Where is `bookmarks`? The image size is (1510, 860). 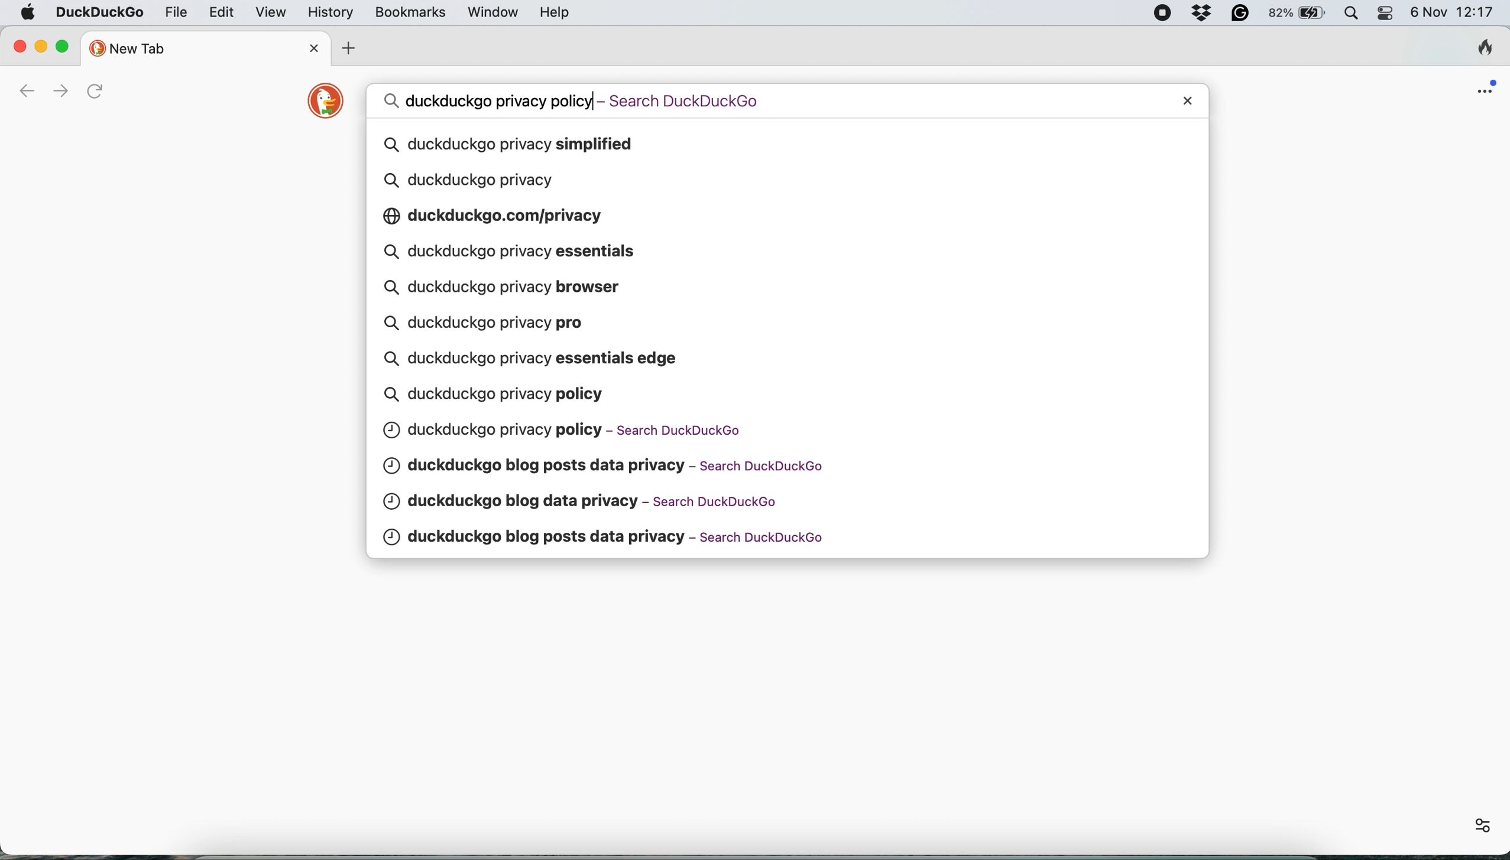
bookmarks is located at coordinates (409, 11).